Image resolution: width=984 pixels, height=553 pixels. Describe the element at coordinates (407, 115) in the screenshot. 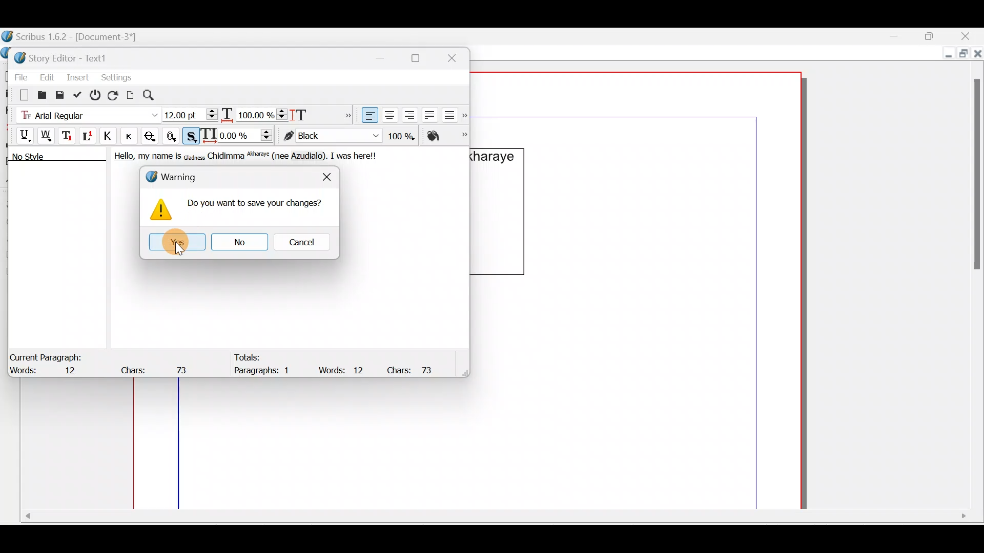

I see `Align text right` at that location.